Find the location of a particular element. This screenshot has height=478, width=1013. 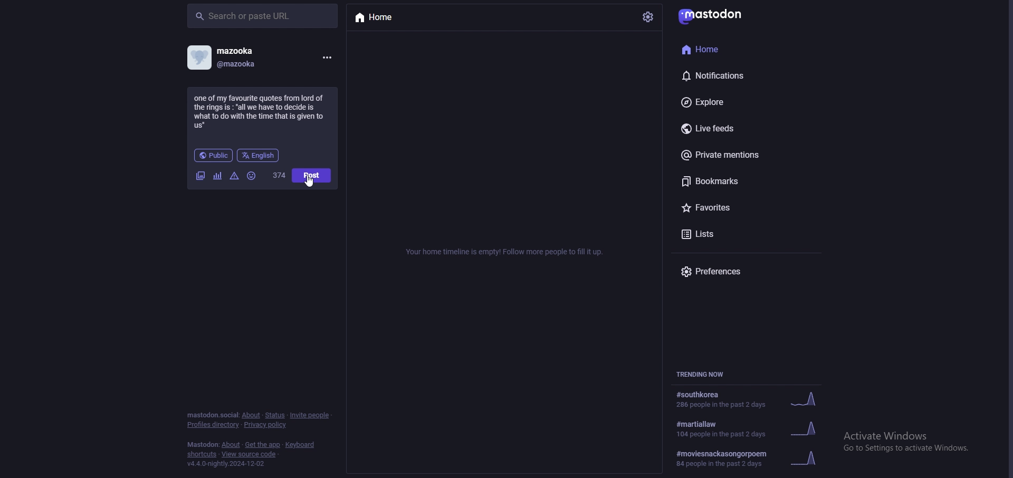

live feeds is located at coordinates (726, 129).